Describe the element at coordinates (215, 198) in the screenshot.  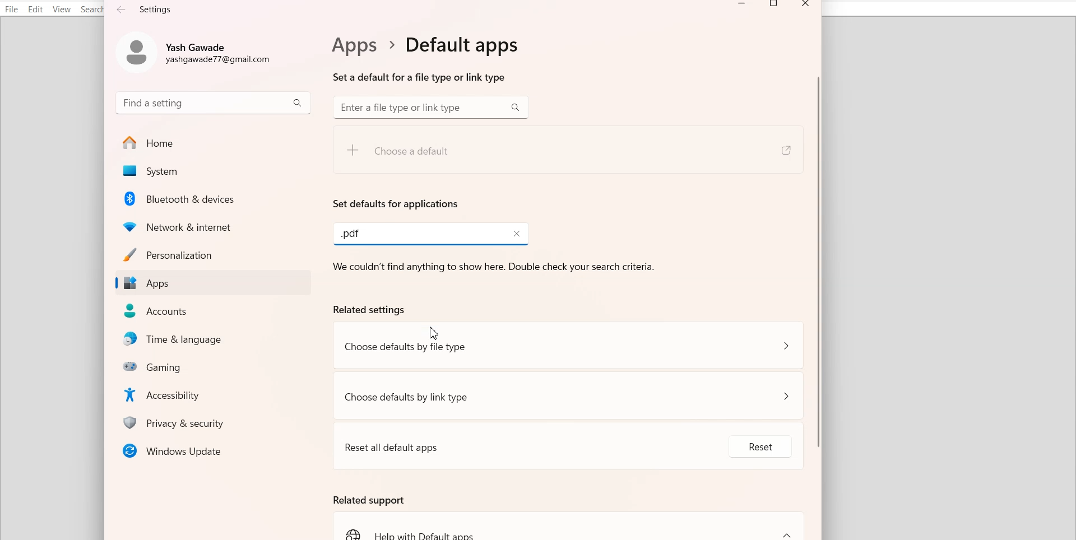
I see `Bluetooth & Devices` at that location.